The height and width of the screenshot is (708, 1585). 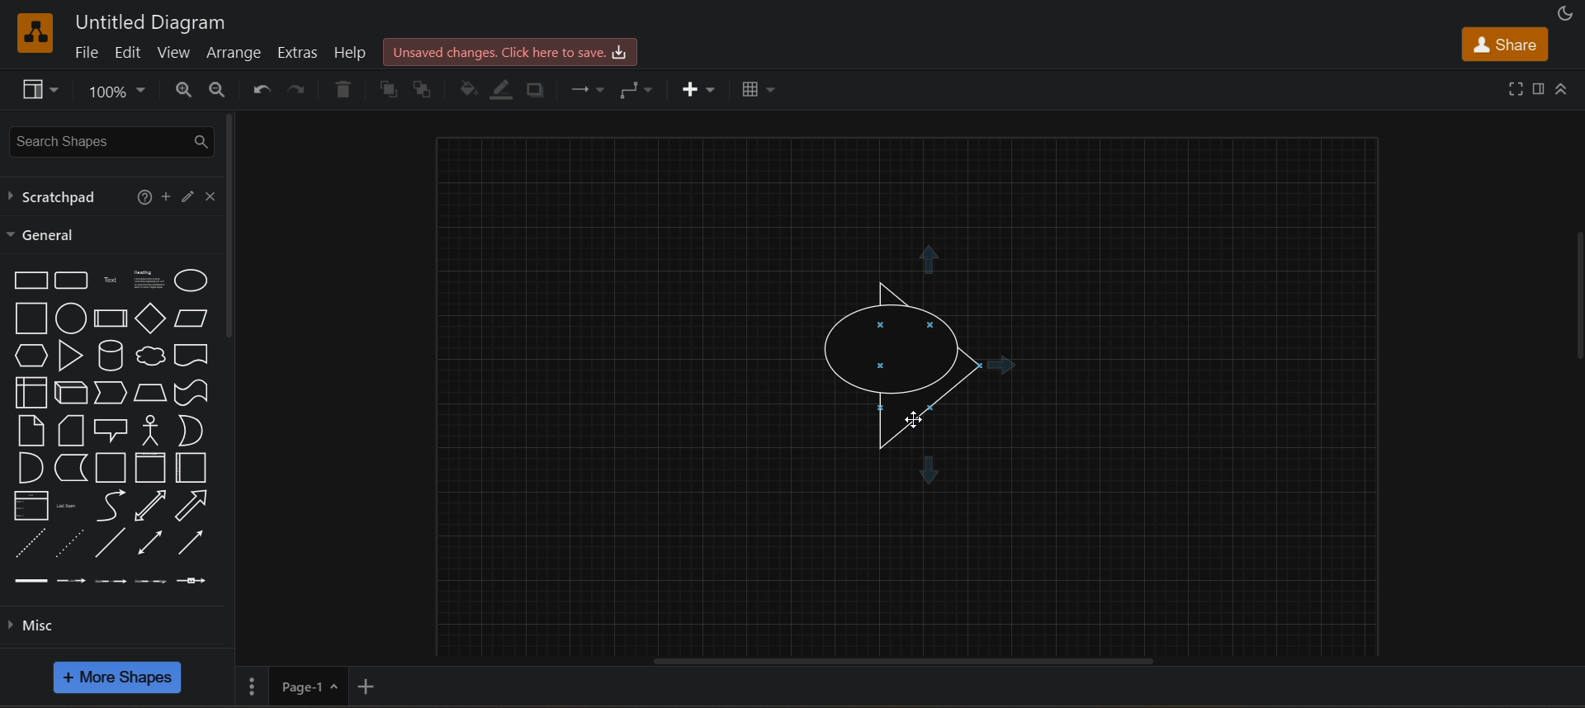 What do you see at coordinates (35, 32) in the screenshot?
I see `draw.io logo` at bounding box center [35, 32].